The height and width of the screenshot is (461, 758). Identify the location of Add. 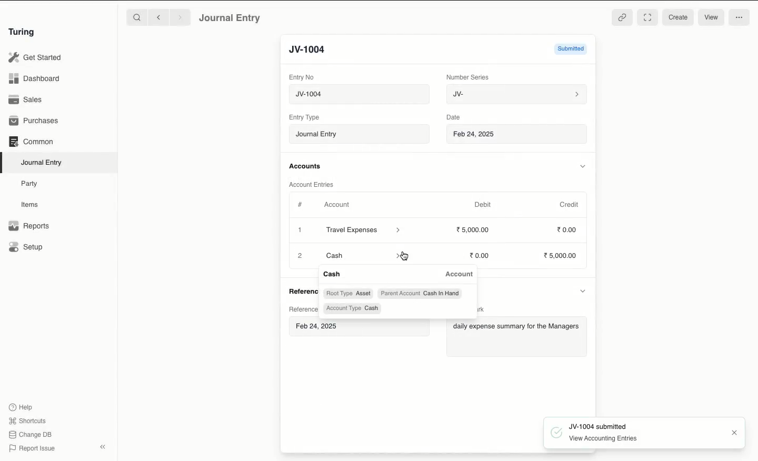
(300, 254).